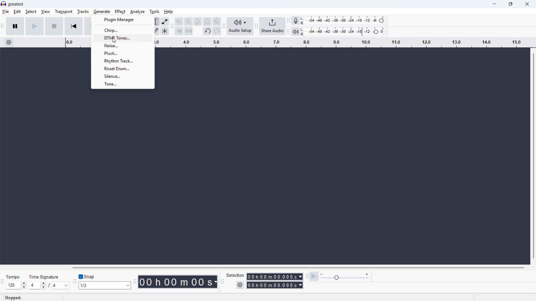 The width and height of the screenshot is (536, 301). What do you see at coordinates (169, 12) in the screenshot?
I see `help` at bounding box center [169, 12].